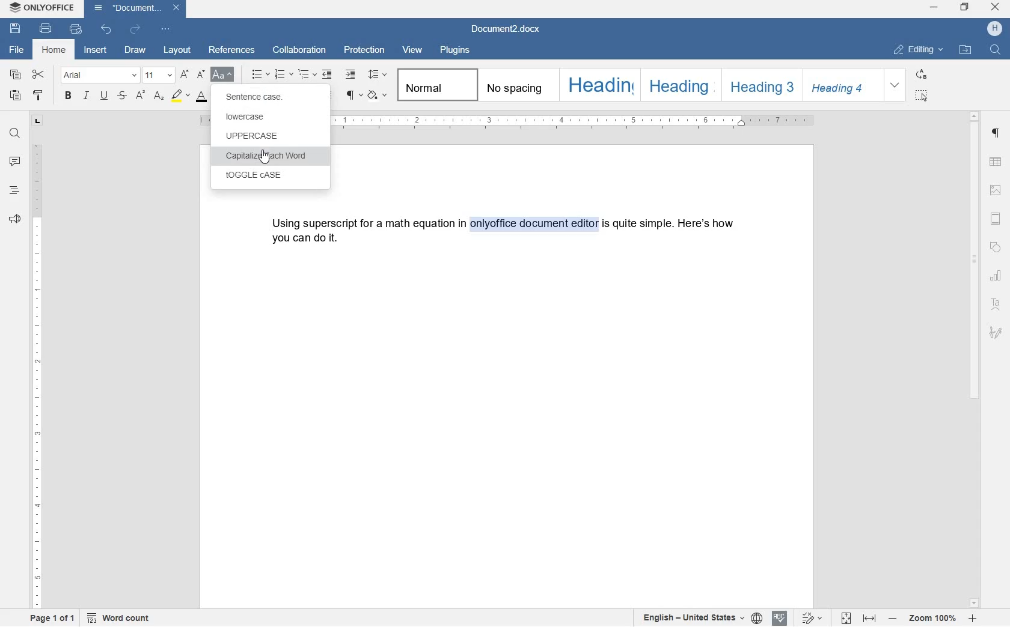  Describe the element at coordinates (996, 333) in the screenshot. I see `signature` at that location.